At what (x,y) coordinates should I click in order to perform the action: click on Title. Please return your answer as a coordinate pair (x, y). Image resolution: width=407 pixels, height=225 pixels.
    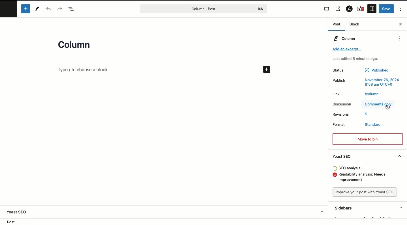
    Looking at the image, I should click on (76, 46).